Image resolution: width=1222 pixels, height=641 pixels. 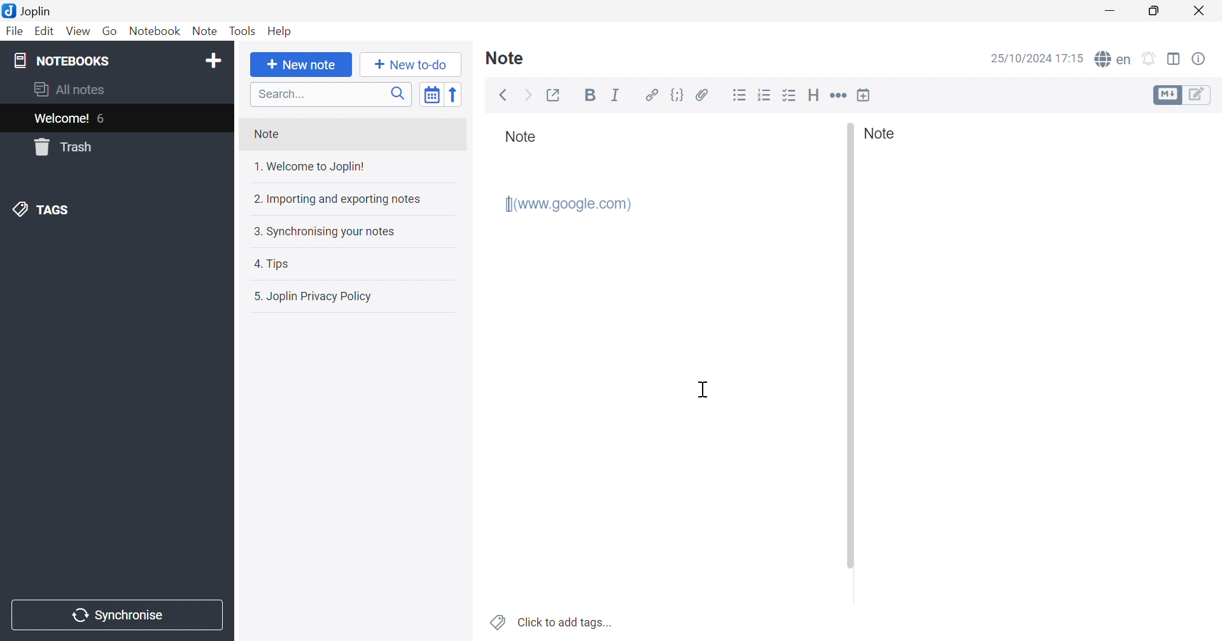 I want to click on Reverse sort order, so click(x=456, y=95).